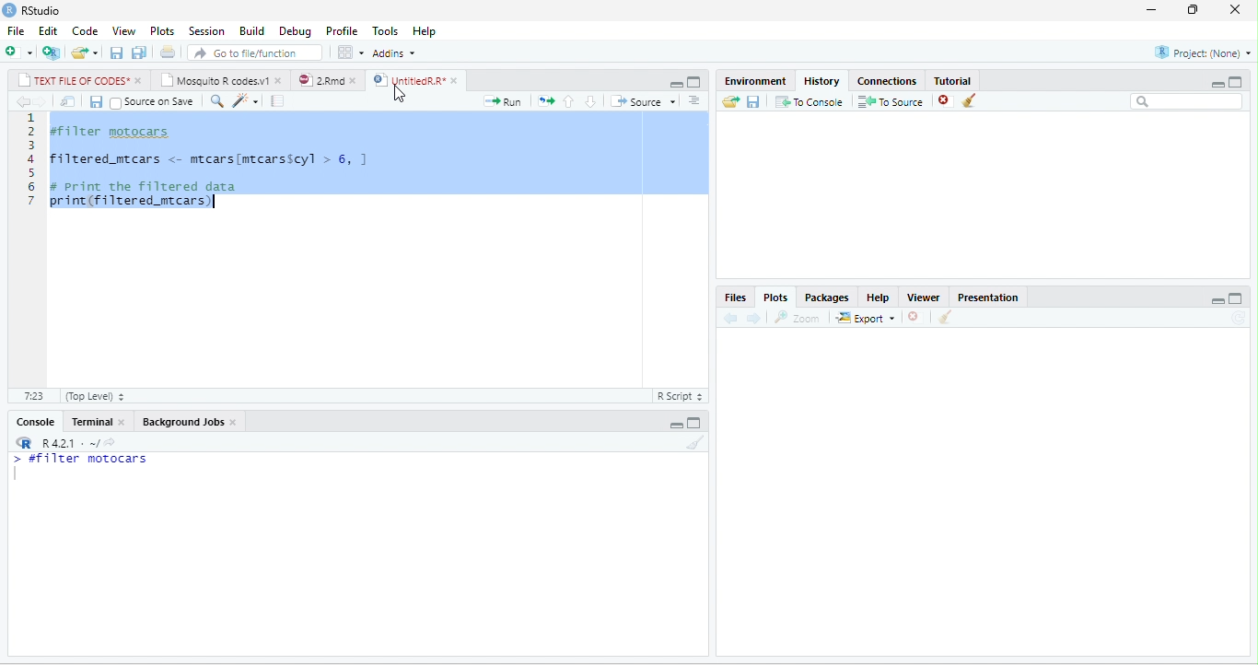  Describe the element at coordinates (51, 52) in the screenshot. I see `new project` at that location.